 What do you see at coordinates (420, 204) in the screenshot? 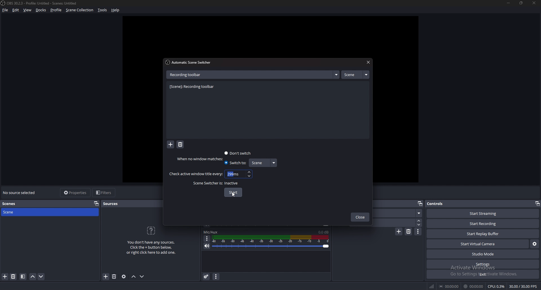
I see `pop out` at bounding box center [420, 204].